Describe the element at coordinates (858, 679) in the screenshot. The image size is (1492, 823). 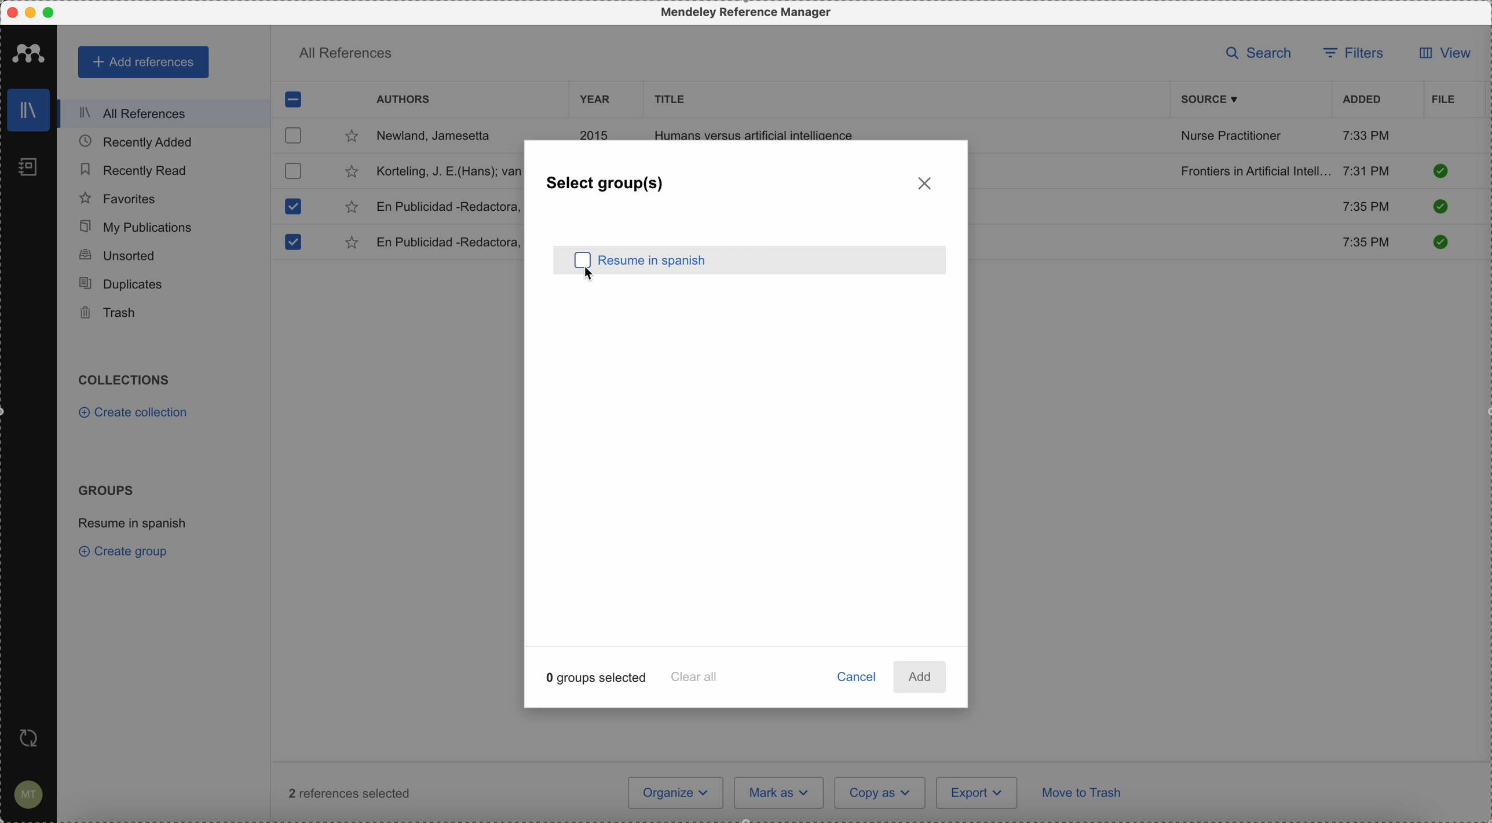
I see `cancel` at that location.